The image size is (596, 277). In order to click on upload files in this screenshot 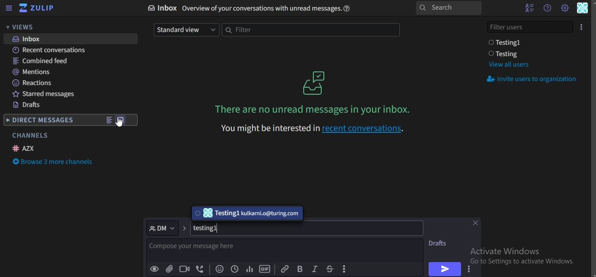, I will do `click(170, 270)`.